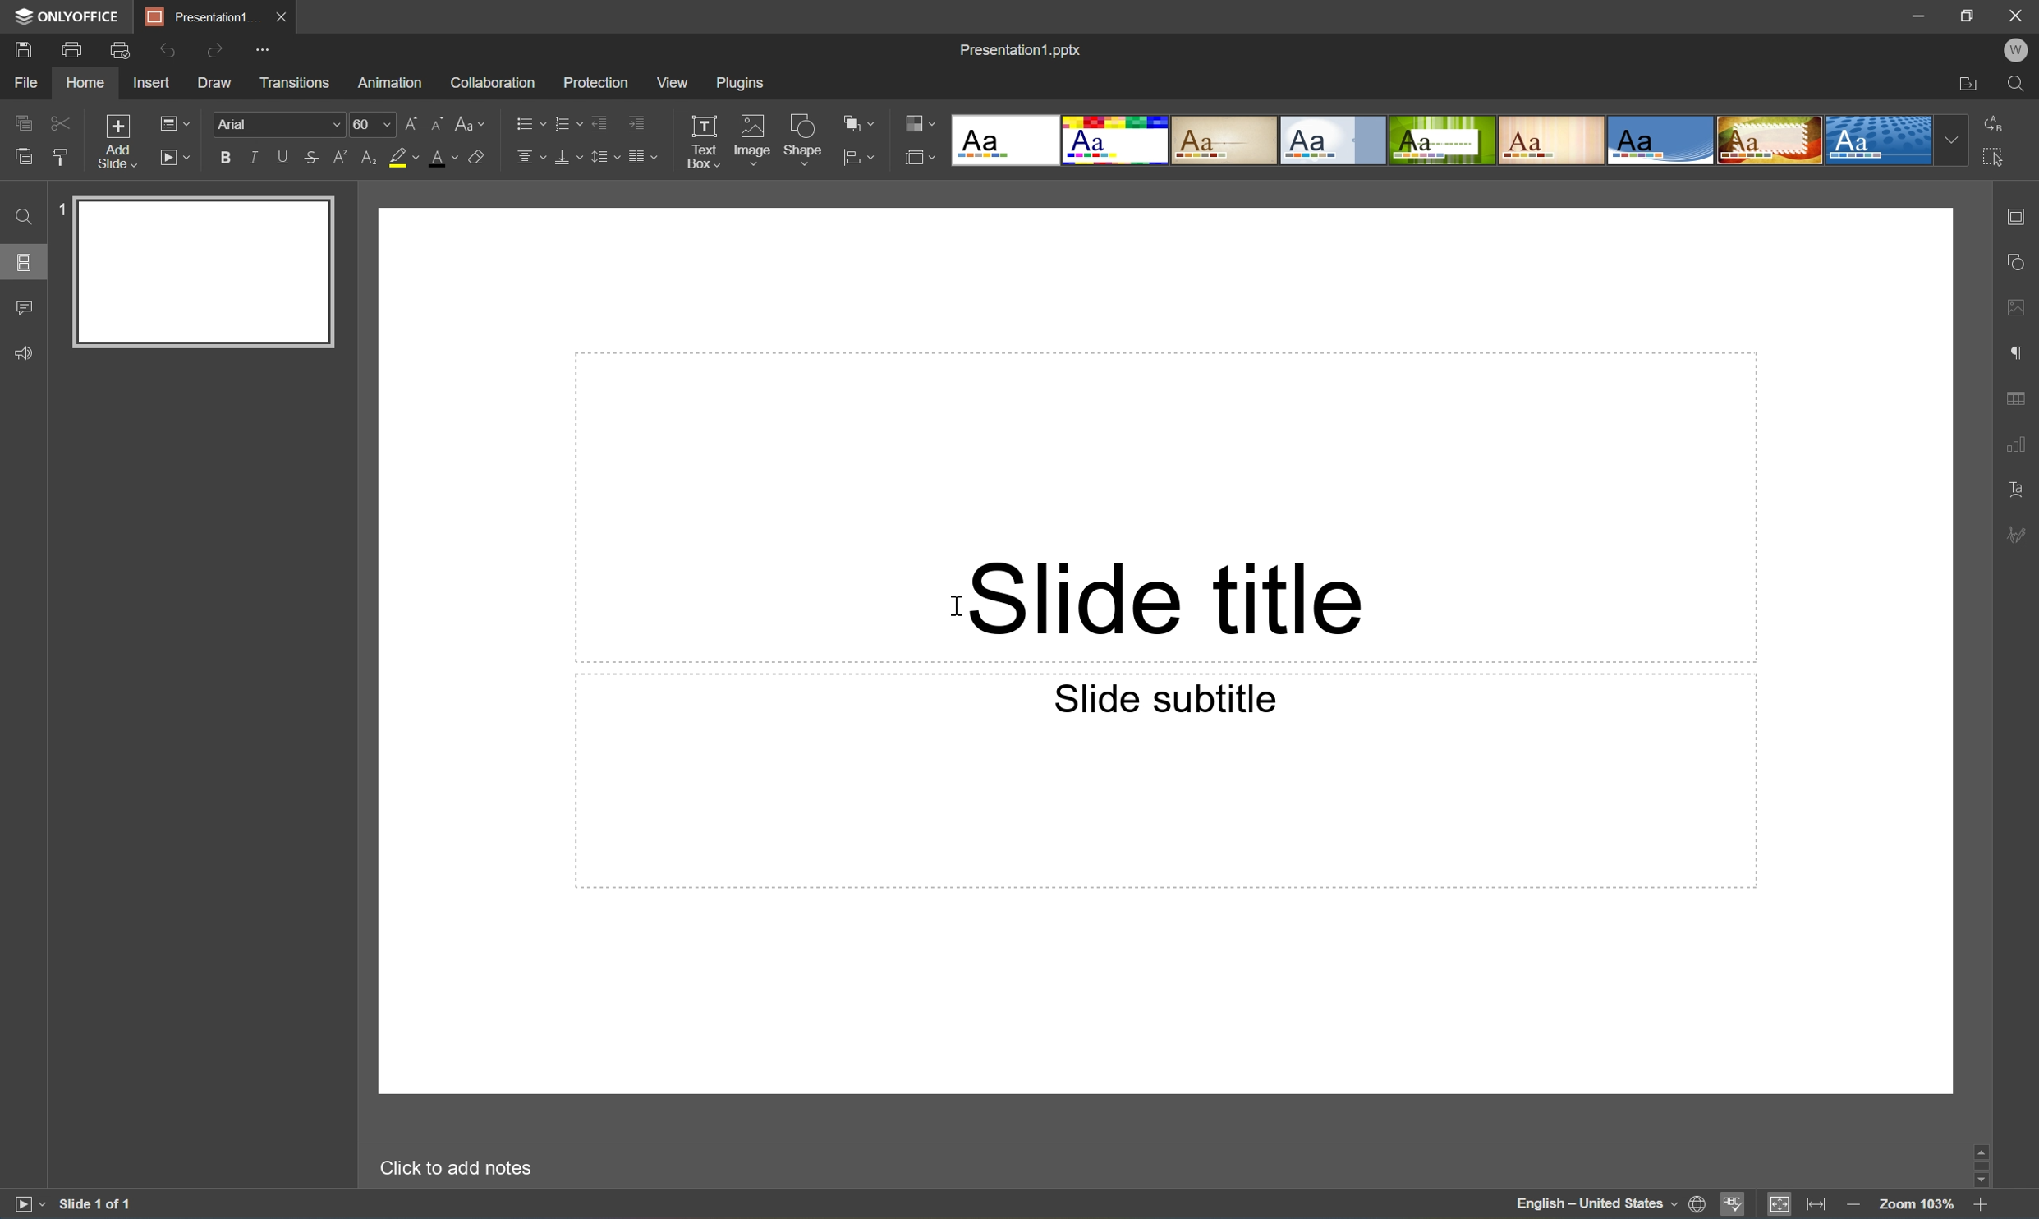 The image size is (2039, 1219). I want to click on Horizontal align, so click(526, 158).